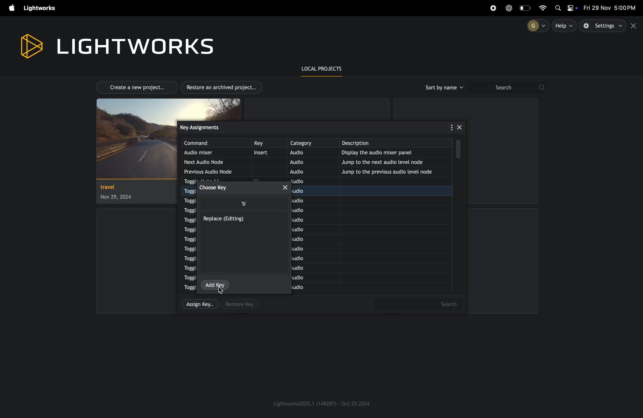  What do you see at coordinates (394, 162) in the screenshot?
I see `jump to the next audio` at bounding box center [394, 162].